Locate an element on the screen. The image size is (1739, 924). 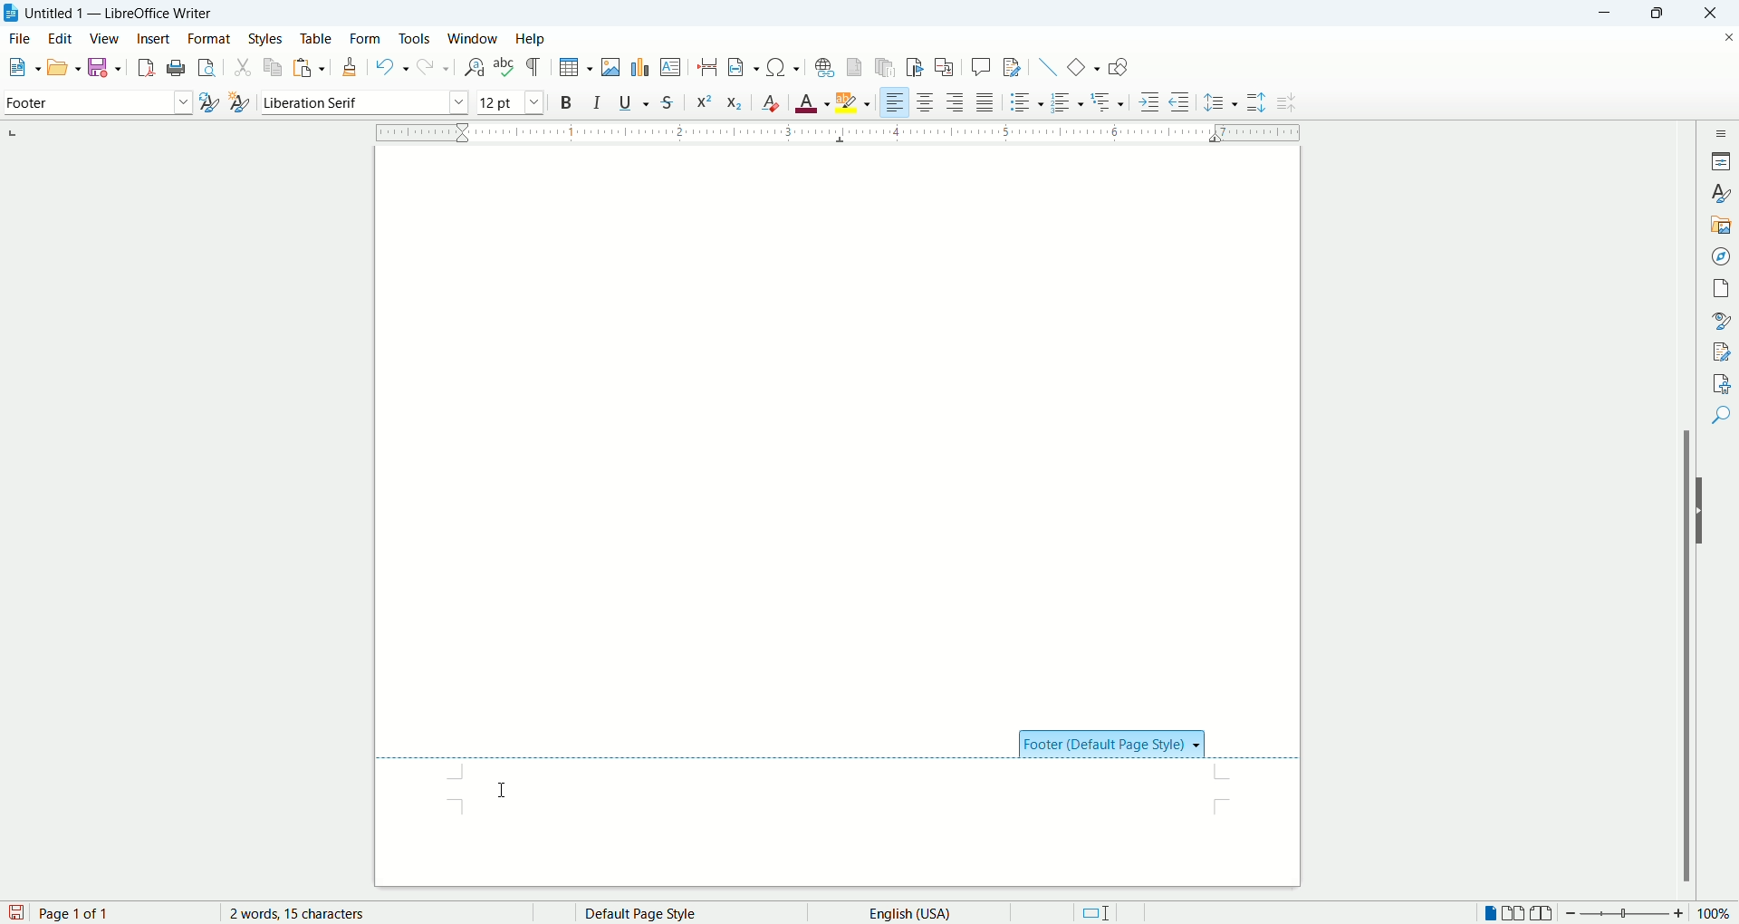
track changes is located at coordinates (1012, 68).